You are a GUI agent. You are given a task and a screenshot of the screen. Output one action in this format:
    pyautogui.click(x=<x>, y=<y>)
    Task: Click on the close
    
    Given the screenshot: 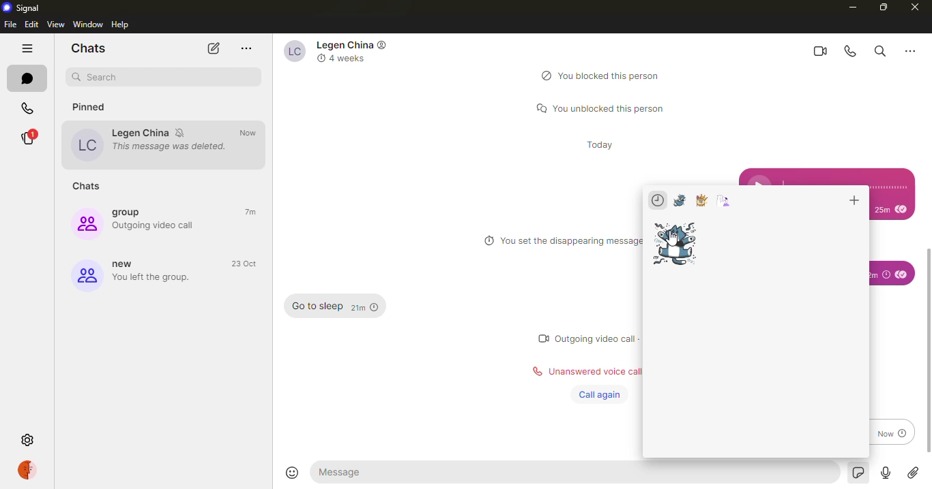 What is the action you would take?
    pyautogui.click(x=916, y=9)
    